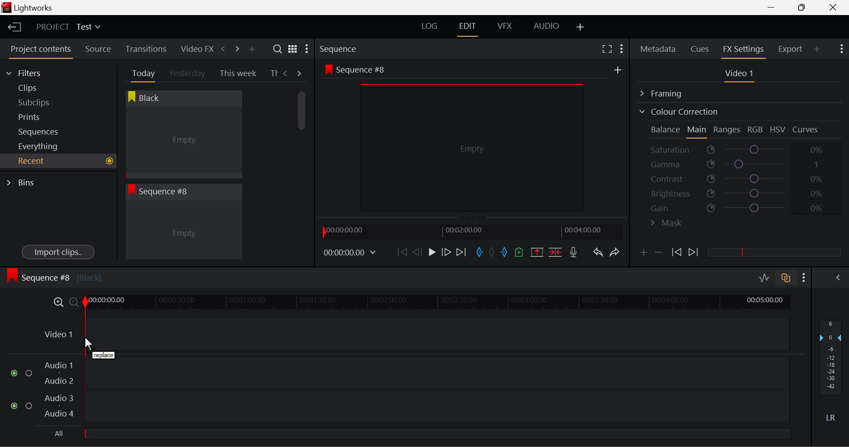  What do you see at coordinates (804, 7) in the screenshot?
I see `Minimize` at bounding box center [804, 7].